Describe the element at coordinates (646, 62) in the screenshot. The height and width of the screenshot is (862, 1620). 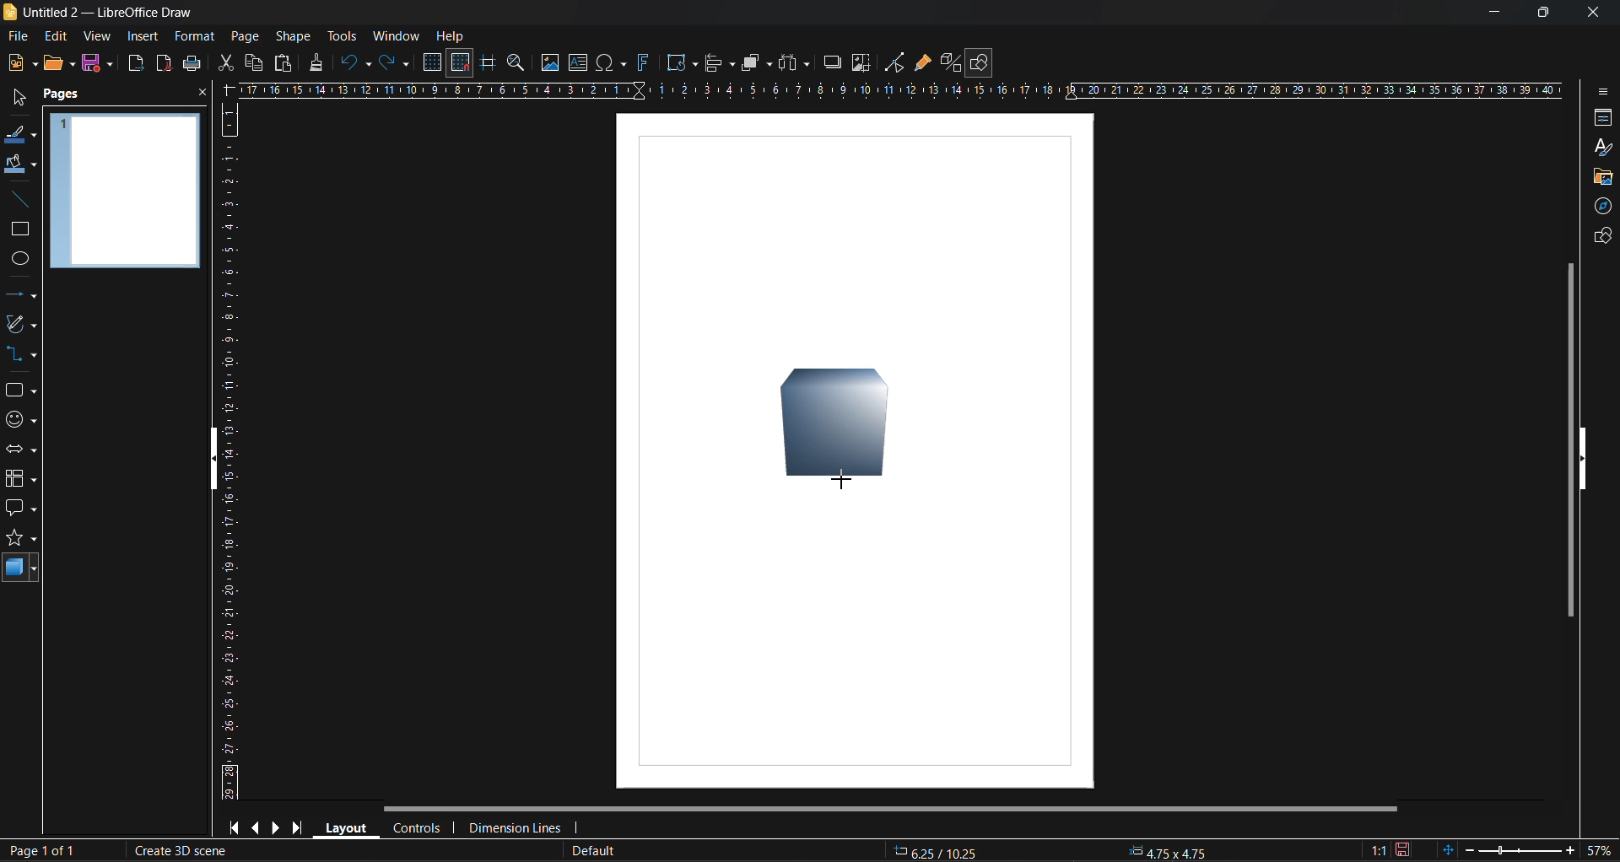
I see `fontwork` at that location.